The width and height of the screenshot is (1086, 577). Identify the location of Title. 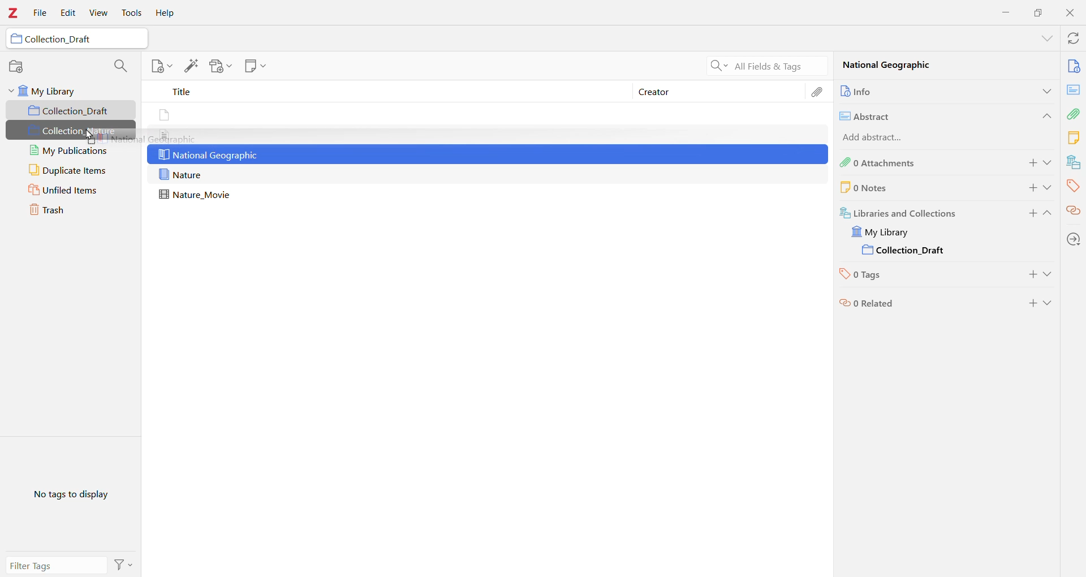
(390, 93).